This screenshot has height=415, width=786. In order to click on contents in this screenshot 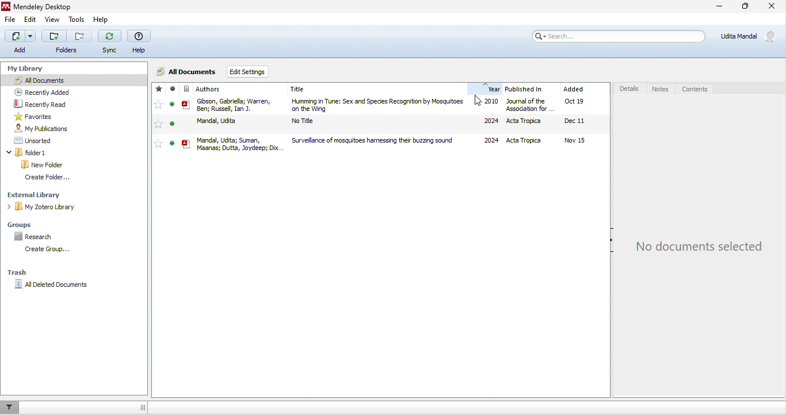, I will do `click(693, 89)`.